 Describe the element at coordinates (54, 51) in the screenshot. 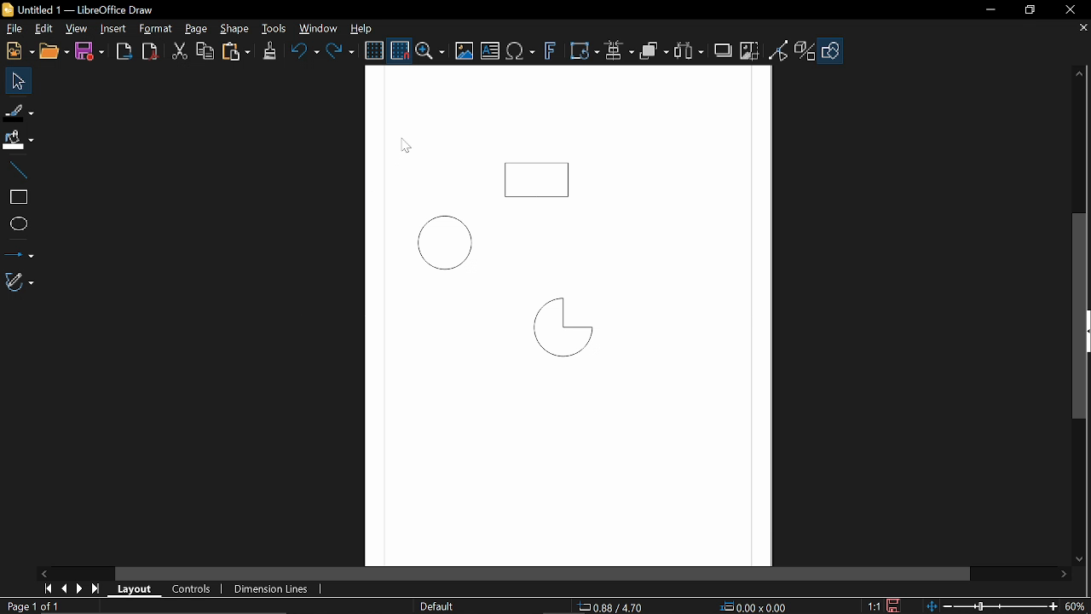

I see `Open` at that location.